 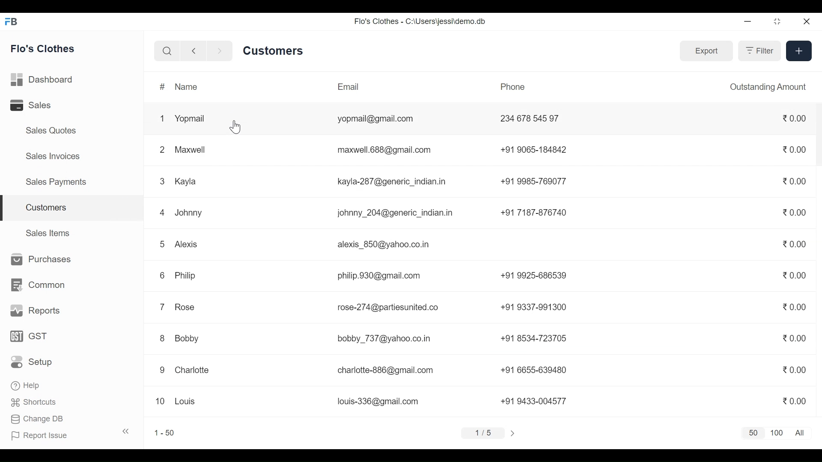 I want to click on 7, so click(x=161, y=307).